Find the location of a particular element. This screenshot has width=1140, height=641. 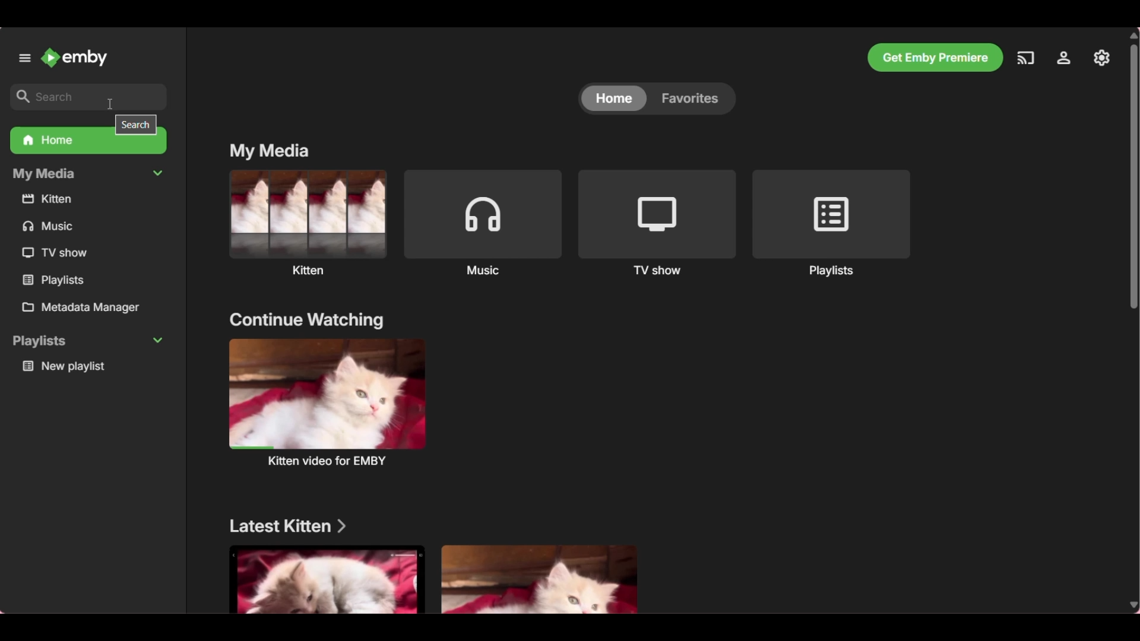

Vertical slide bar is located at coordinates (1135, 321).